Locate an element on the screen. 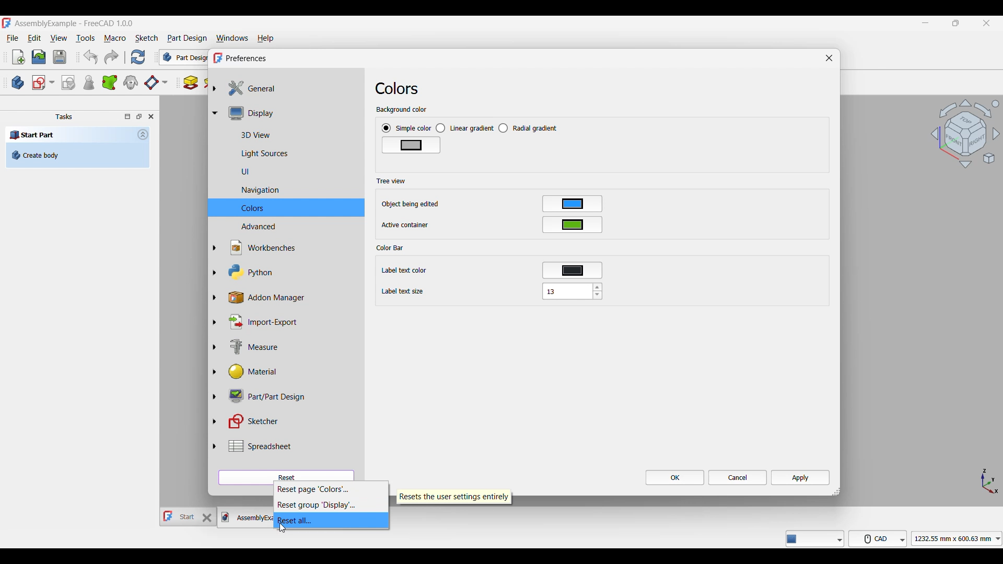 The height and width of the screenshot is (564, 1003). Resets the user settings entirely is located at coordinates (454, 497).